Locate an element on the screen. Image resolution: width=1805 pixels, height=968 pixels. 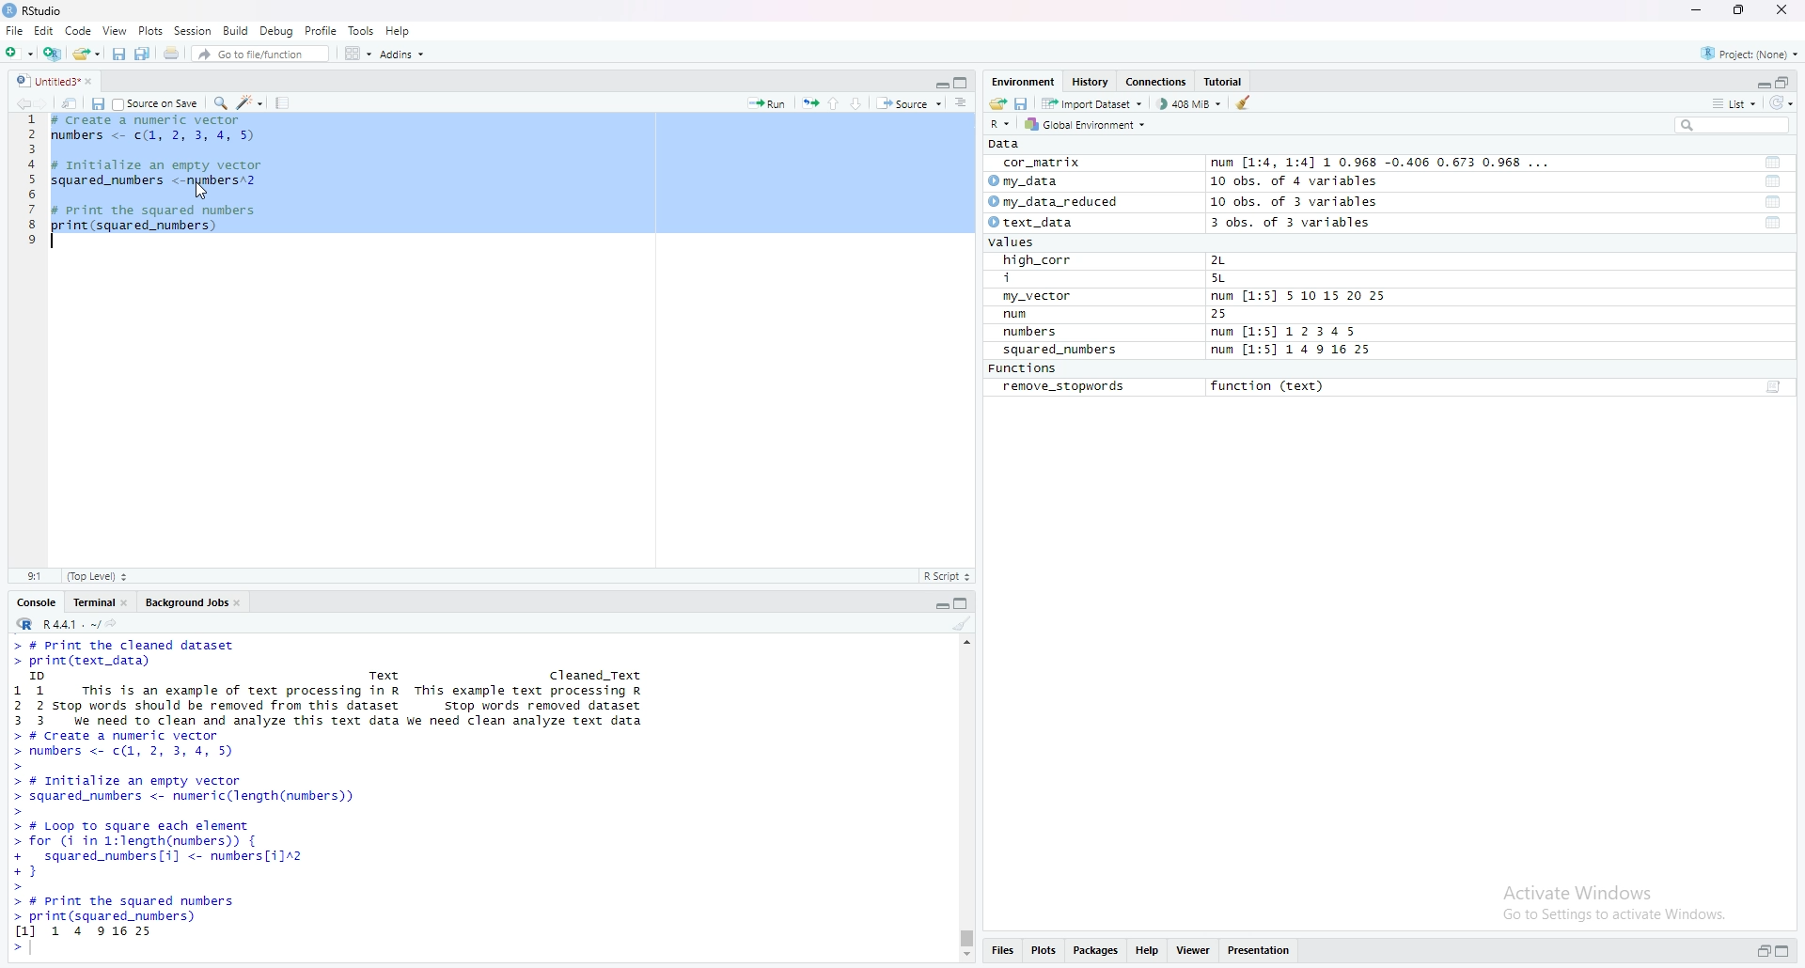
Environment is located at coordinates (1023, 81).